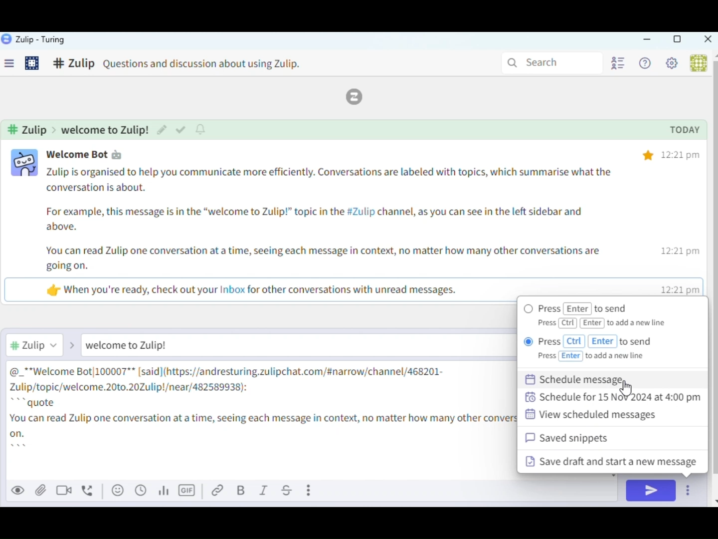  Describe the element at coordinates (141, 491) in the screenshot. I see `Schedule` at that location.